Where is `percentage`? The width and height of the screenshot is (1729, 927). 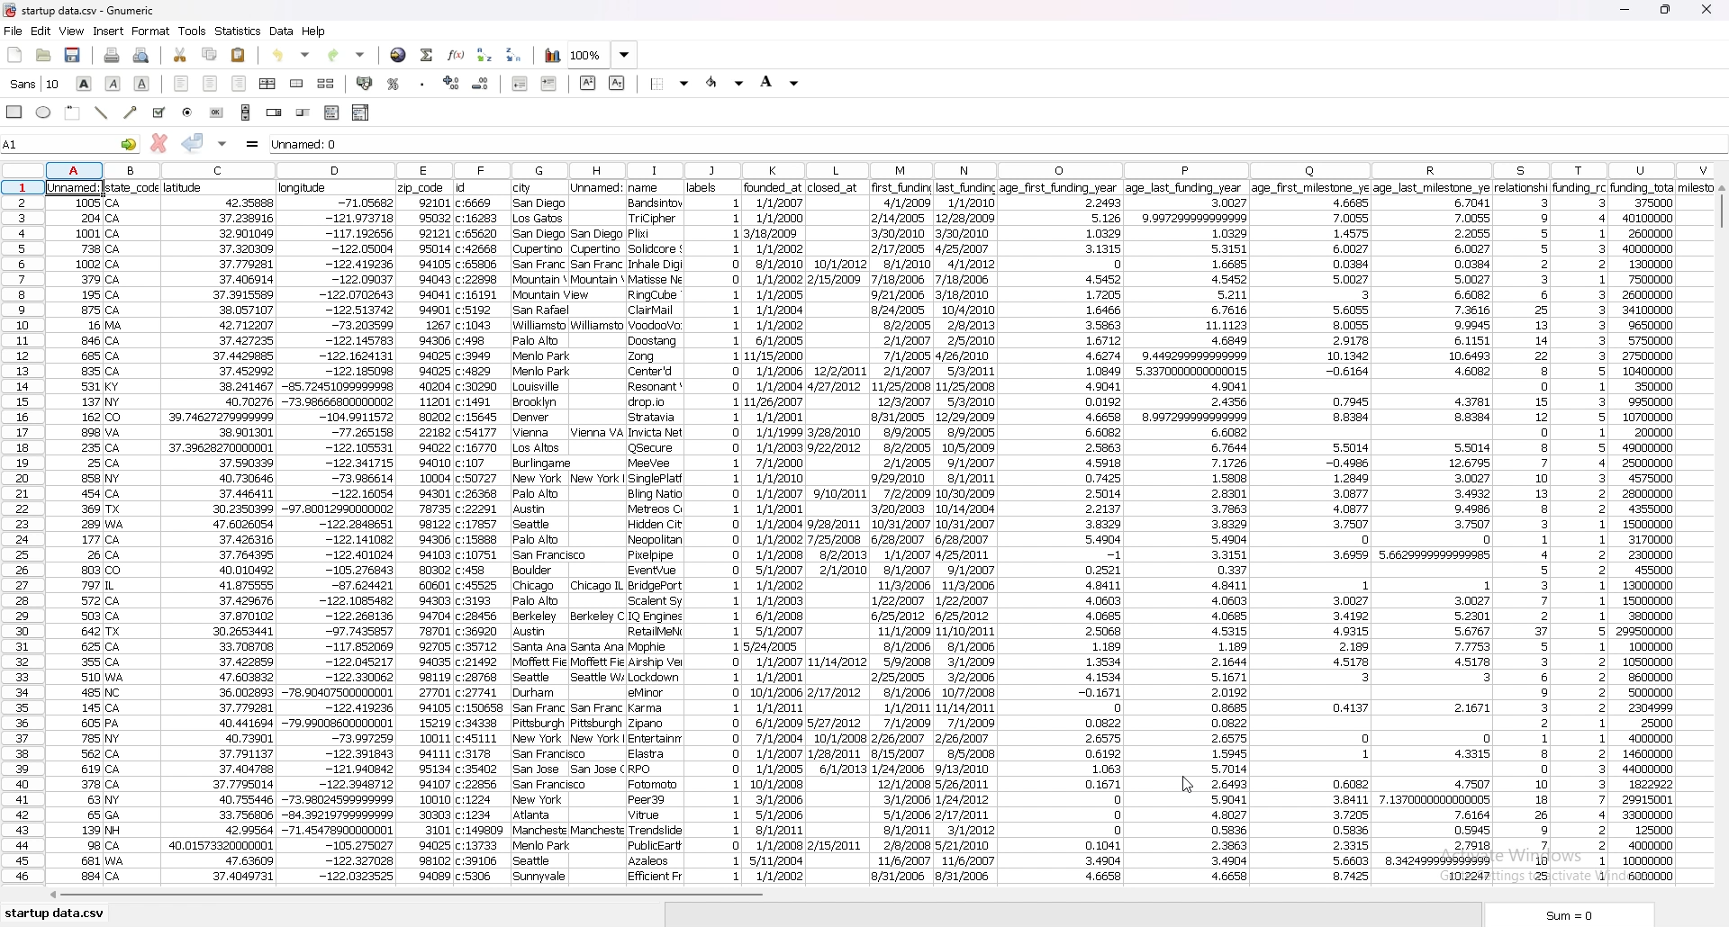
percentage is located at coordinates (394, 84).